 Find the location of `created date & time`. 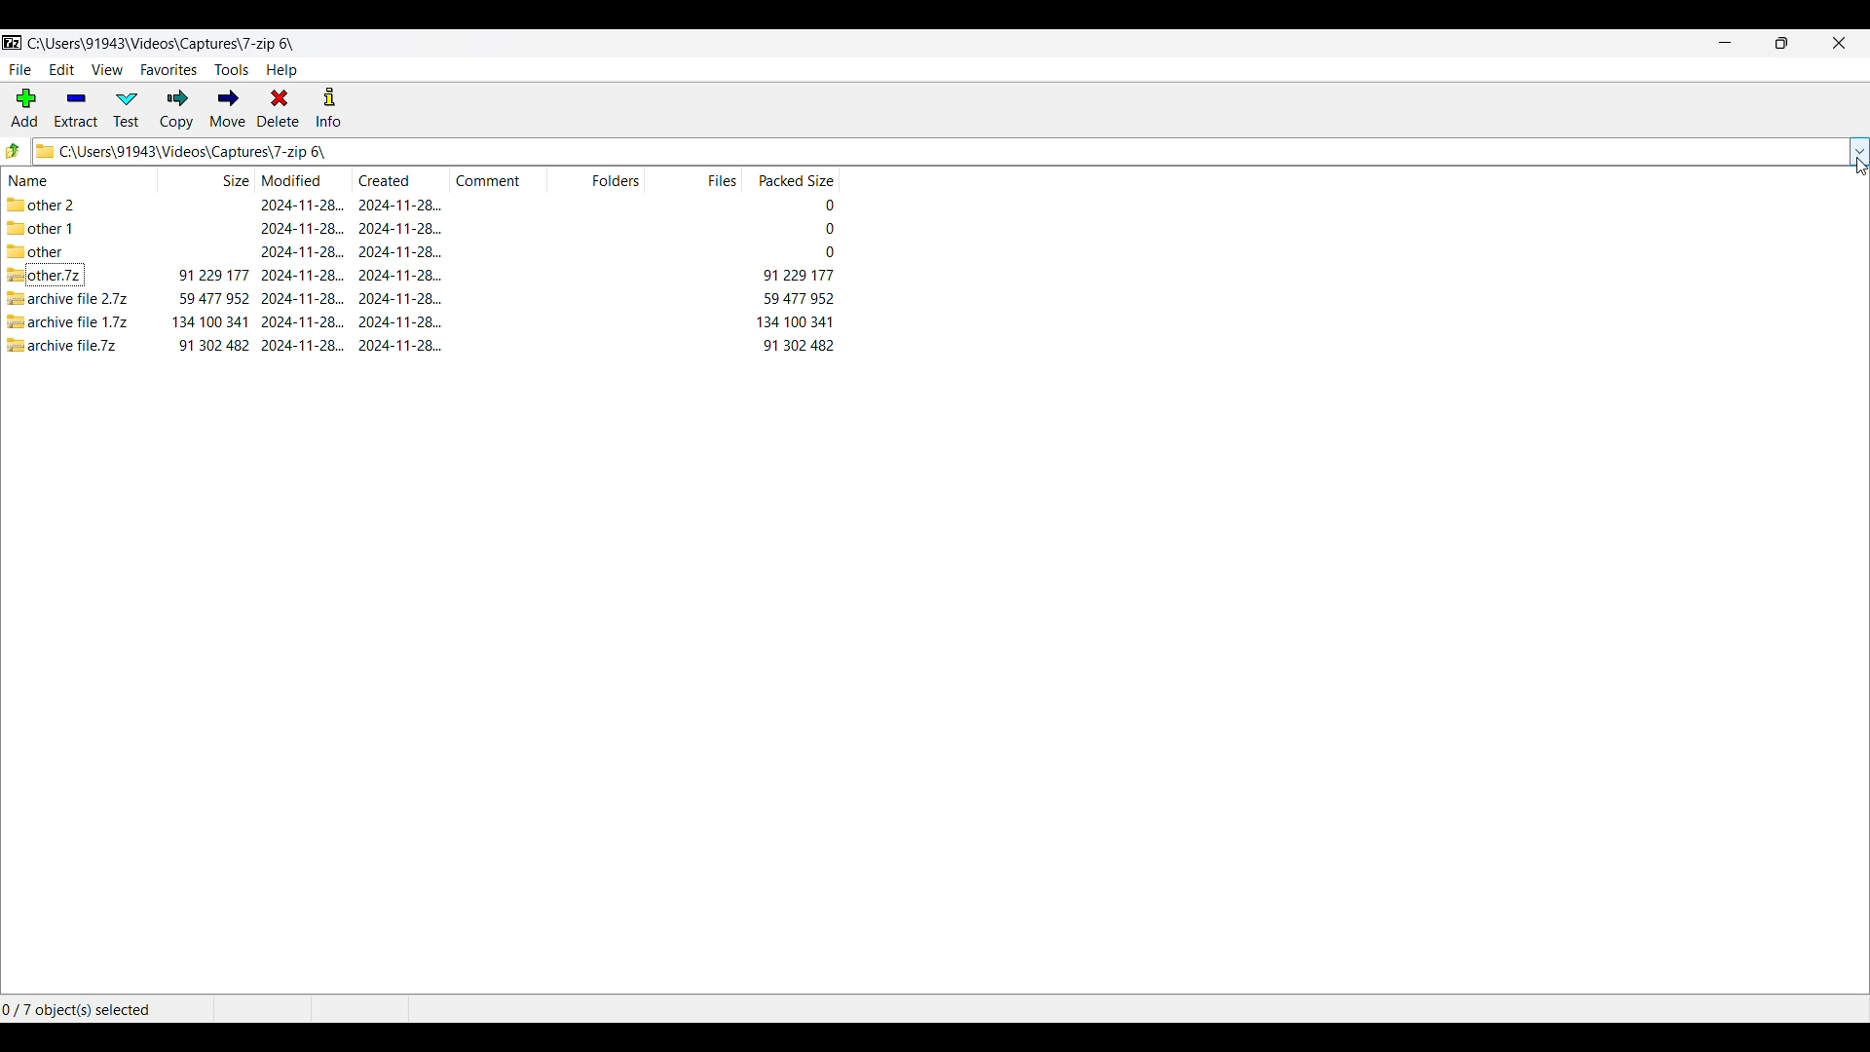

created date & time is located at coordinates (401, 321).